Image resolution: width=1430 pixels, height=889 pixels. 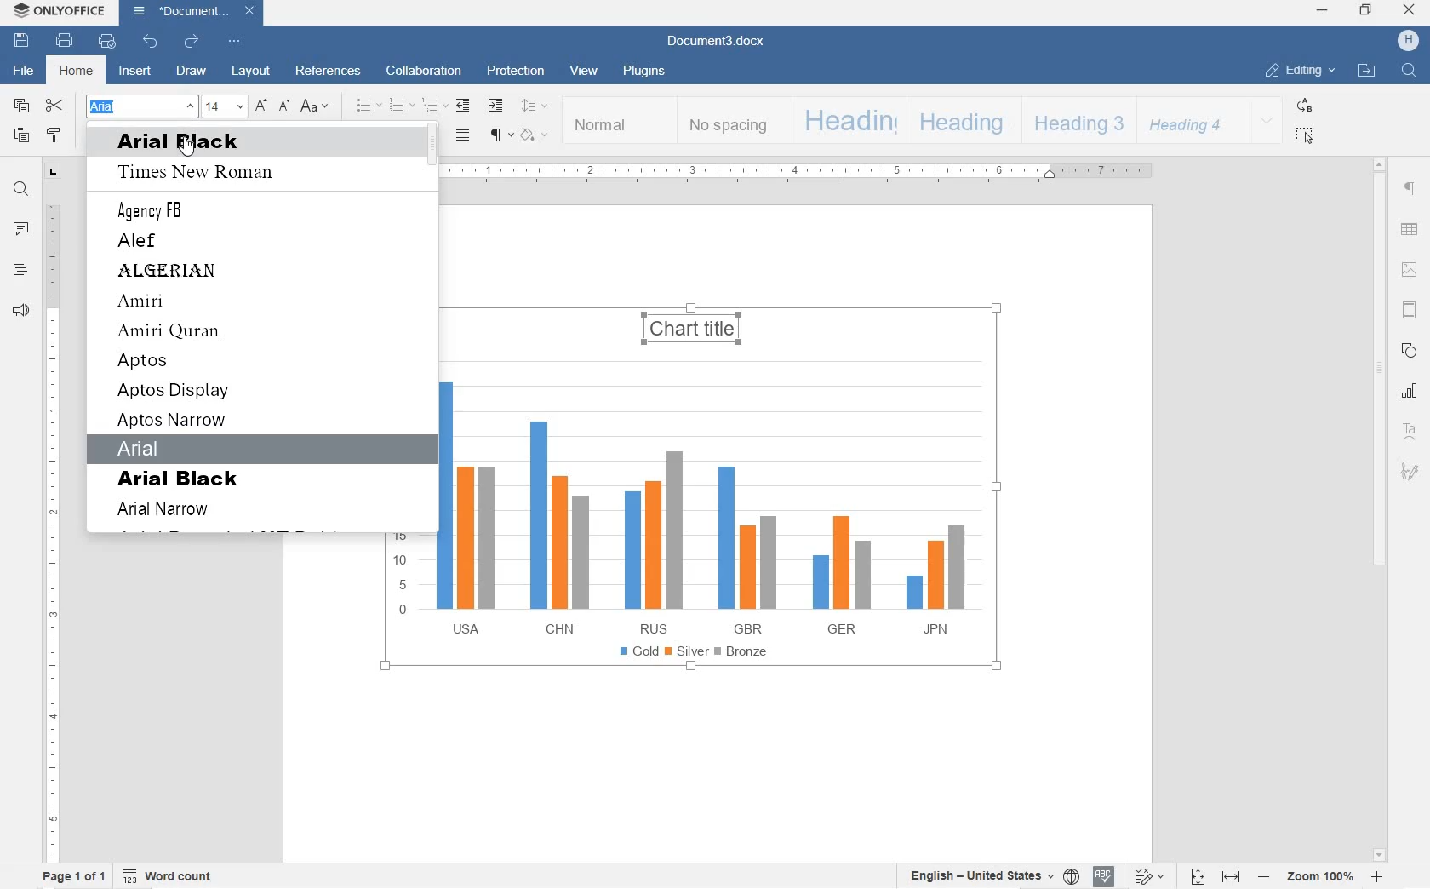 What do you see at coordinates (60, 11) in the screenshot?
I see `ONLYOFFICE` at bounding box center [60, 11].